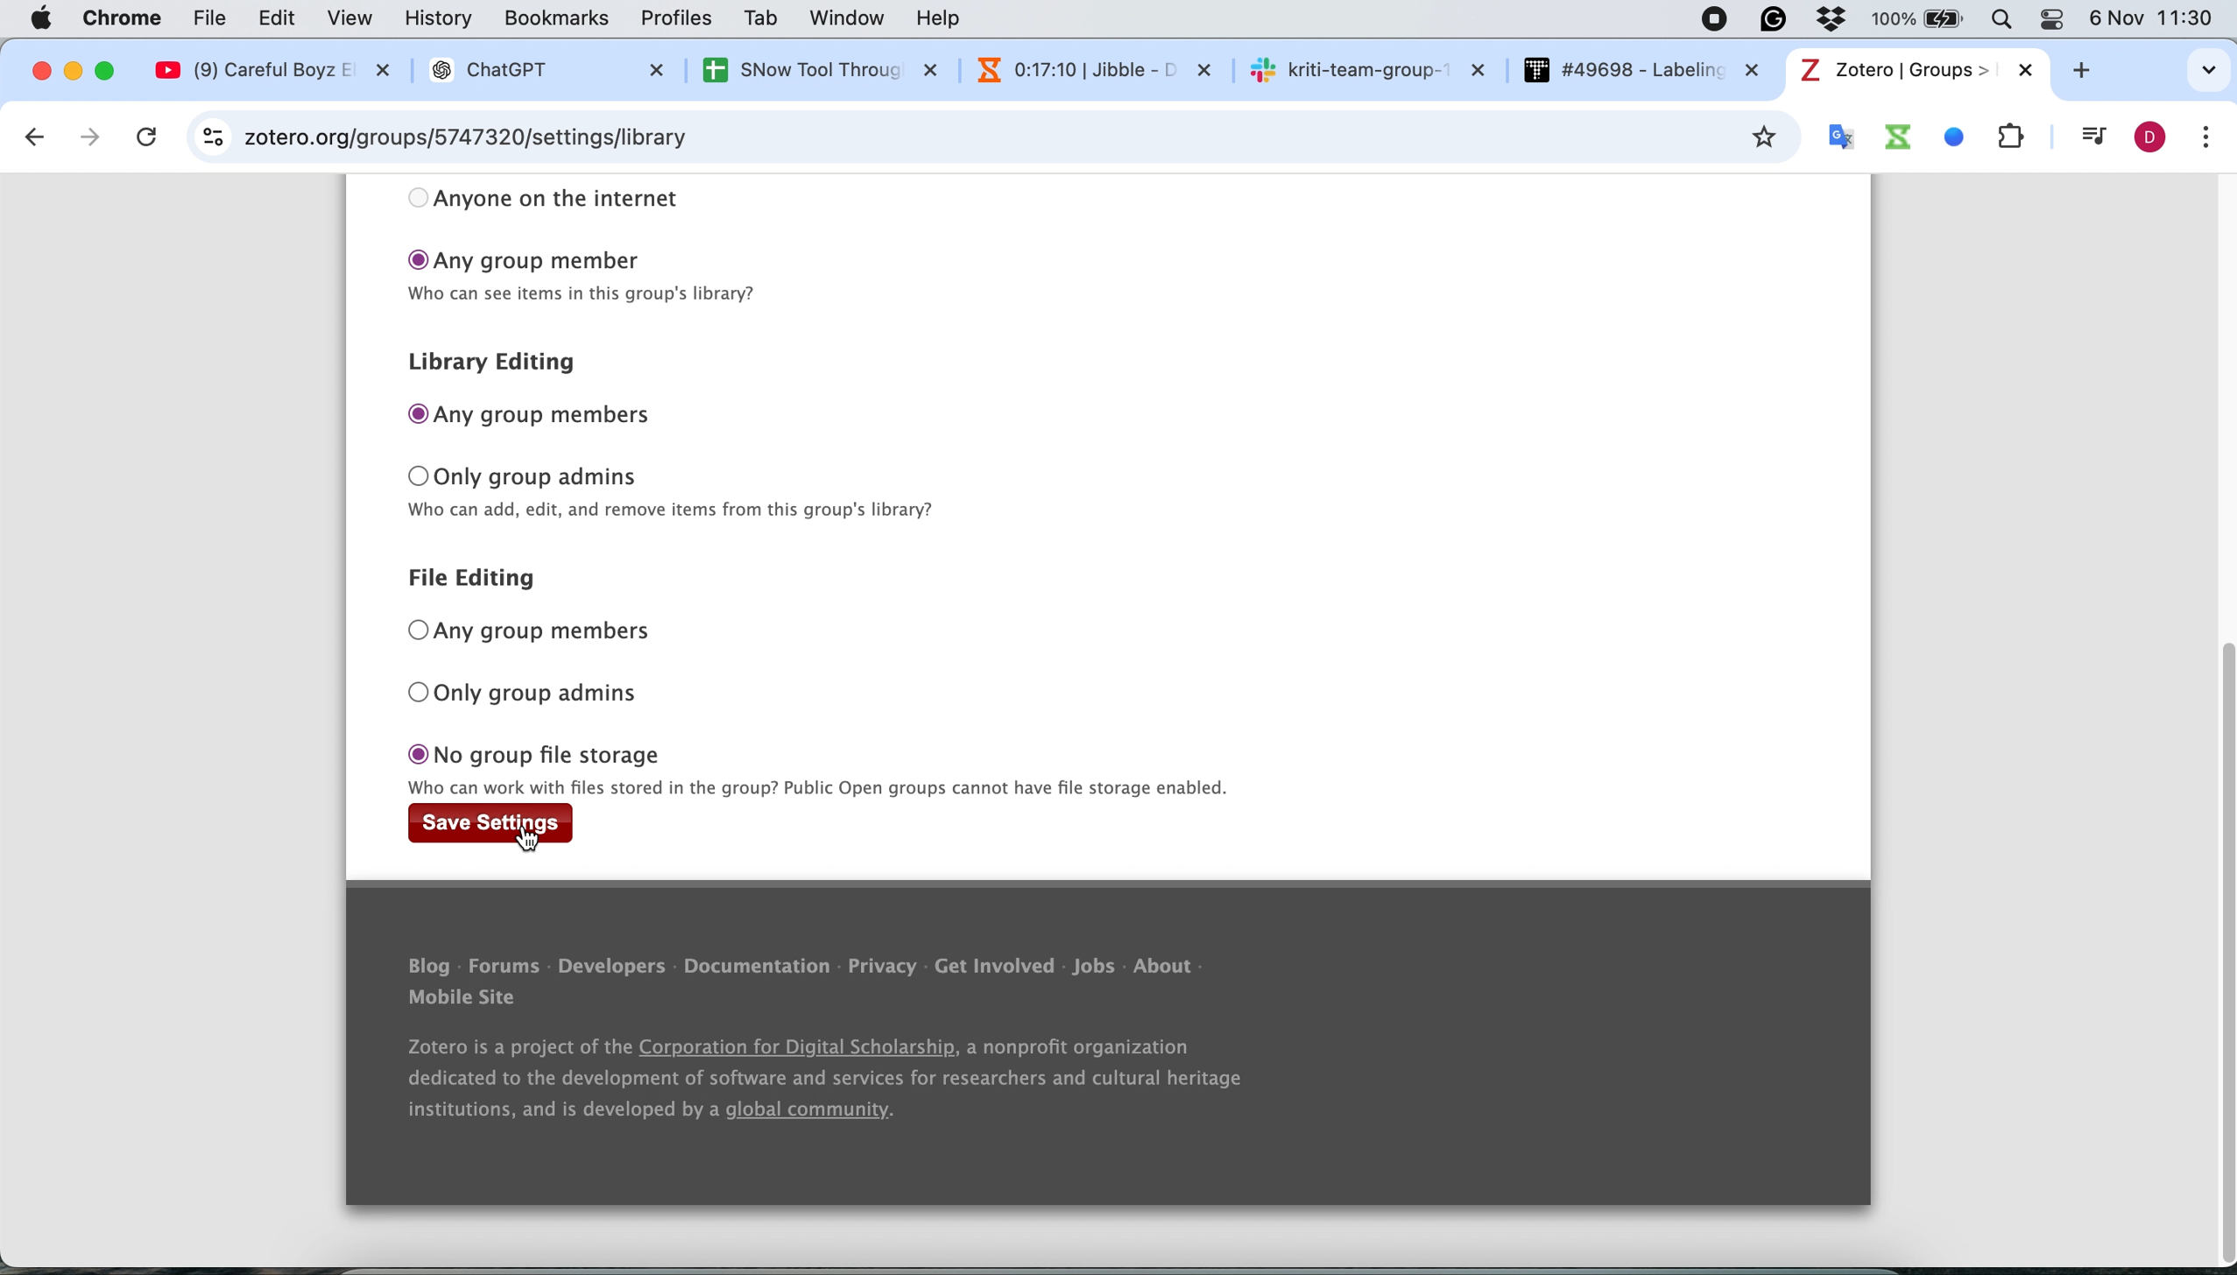  What do you see at coordinates (847, 1047) in the screenshot?
I see `Blog - Forums - Developers - Documentation - Privacy - Get Involved - Jobs - About
Mobile Site

Zotero is a project of the Corporation for Digital Scholarship, a nonprofit organization
dedicated to the development of software and services for researchers and cultural heritage
institutions, and is developed by a global community.` at bounding box center [847, 1047].